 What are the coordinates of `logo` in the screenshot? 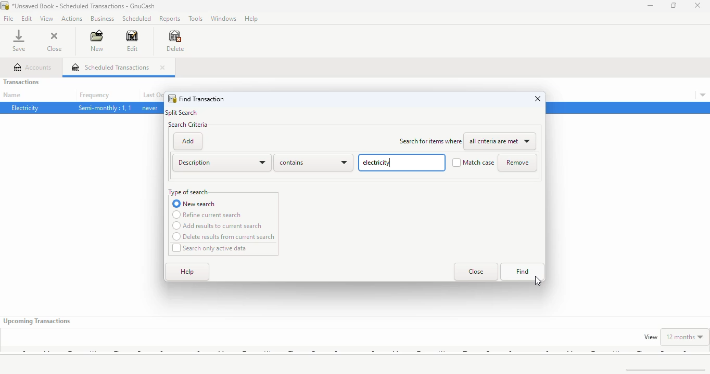 It's located at (5, 6).